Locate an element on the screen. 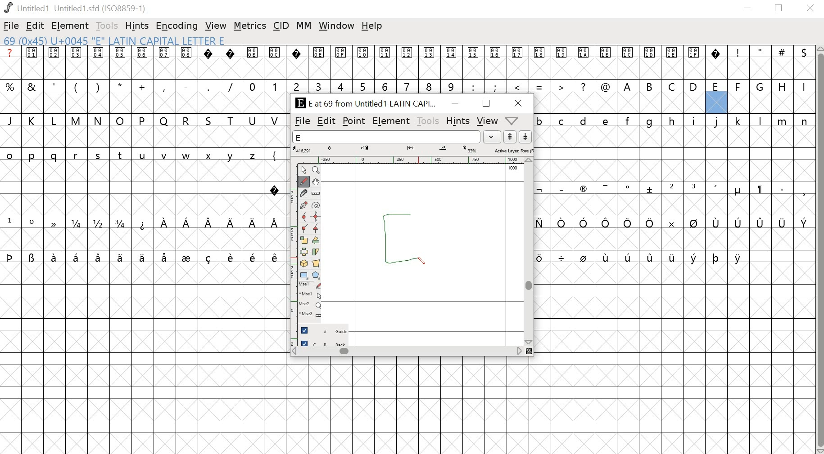 Image resolution: width=824 pixels, height=454 pixels. back layer is located at coordinates (324, 344).